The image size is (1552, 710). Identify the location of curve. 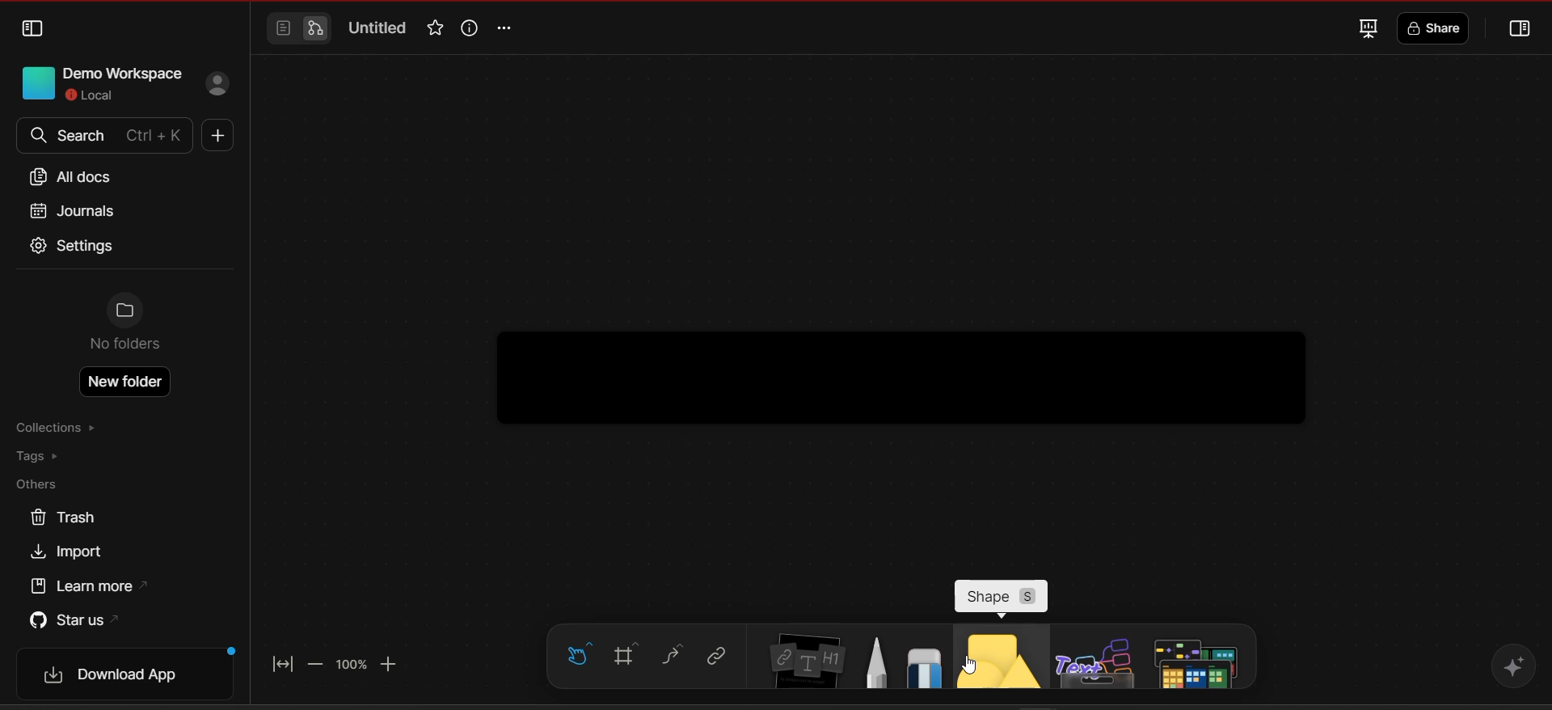
(674, 655).